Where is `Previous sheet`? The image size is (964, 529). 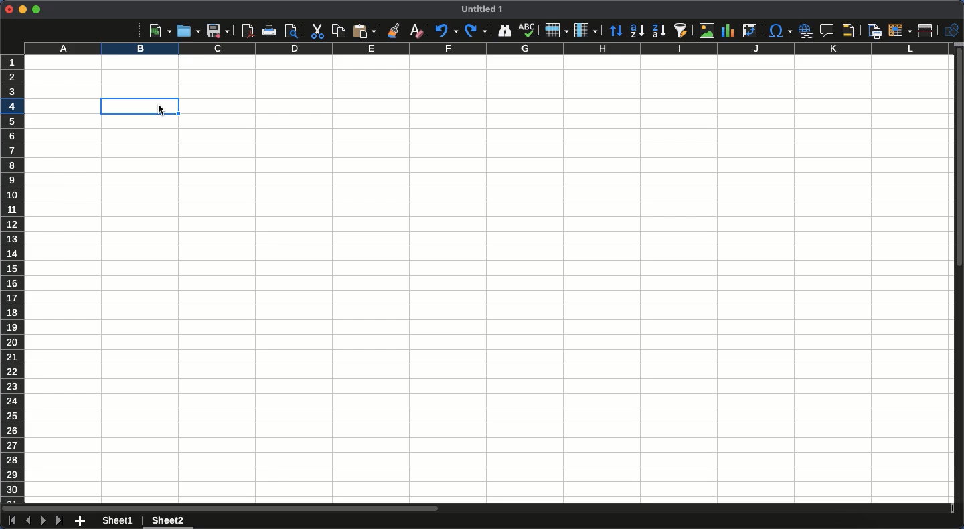 Previous sheet is located at coordinates (27, 520).